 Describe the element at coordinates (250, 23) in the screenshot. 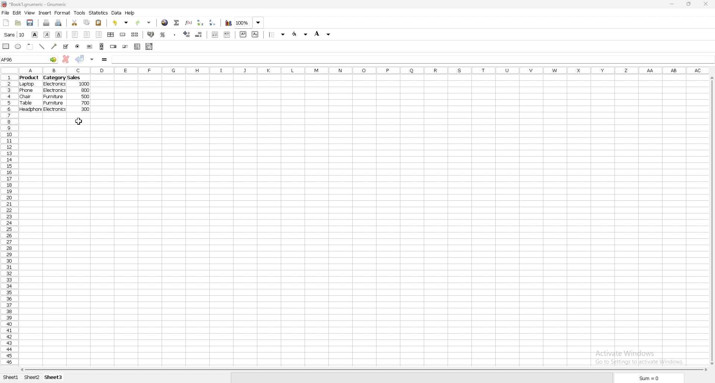

I see `zoom` at that location.